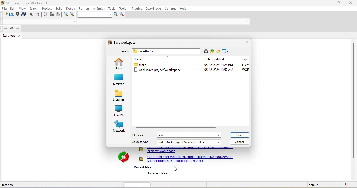 The image size is (357, 188). I want to click on Start here, so click(9, 185).